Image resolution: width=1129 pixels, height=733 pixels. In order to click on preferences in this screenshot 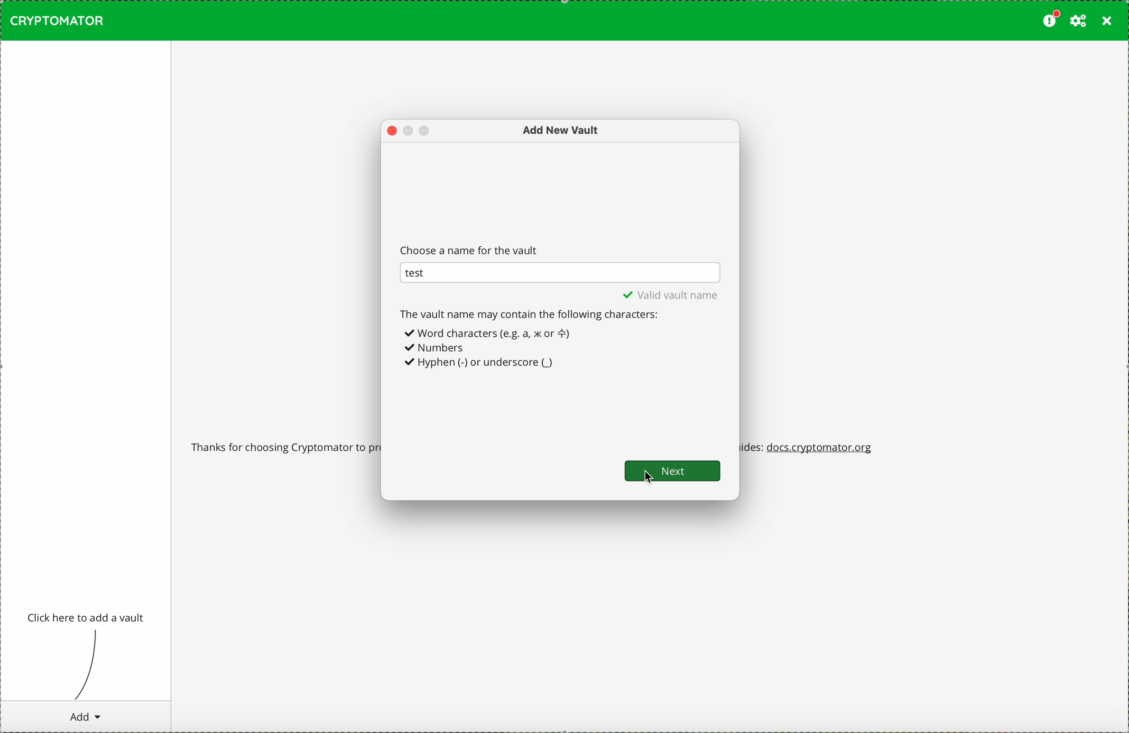, I will do `click(1078, 21)`.